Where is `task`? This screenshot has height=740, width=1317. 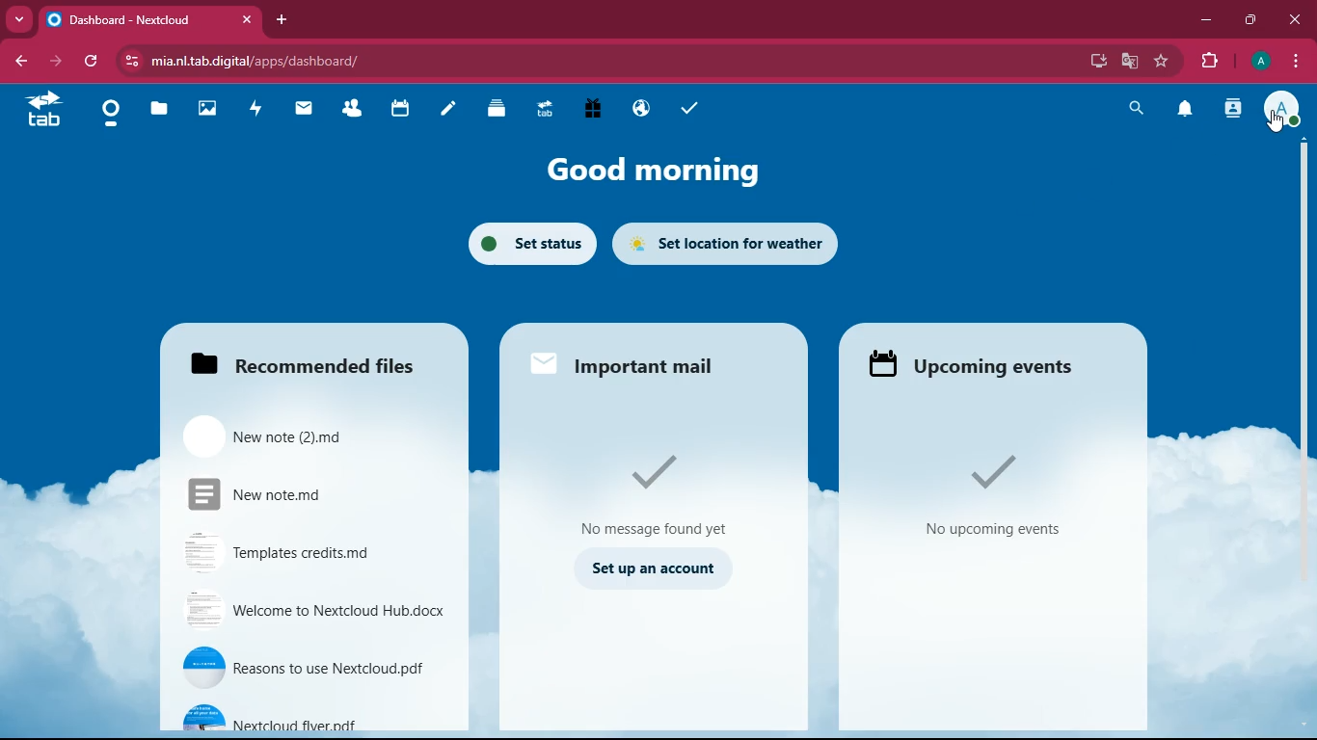 task is located at coordinates (694, 111).